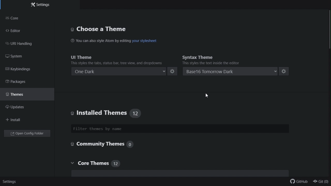  What do you see at coordinates (28, 134) in the screenshot?
I see `Open config folder` at bounding box center [28, 134].